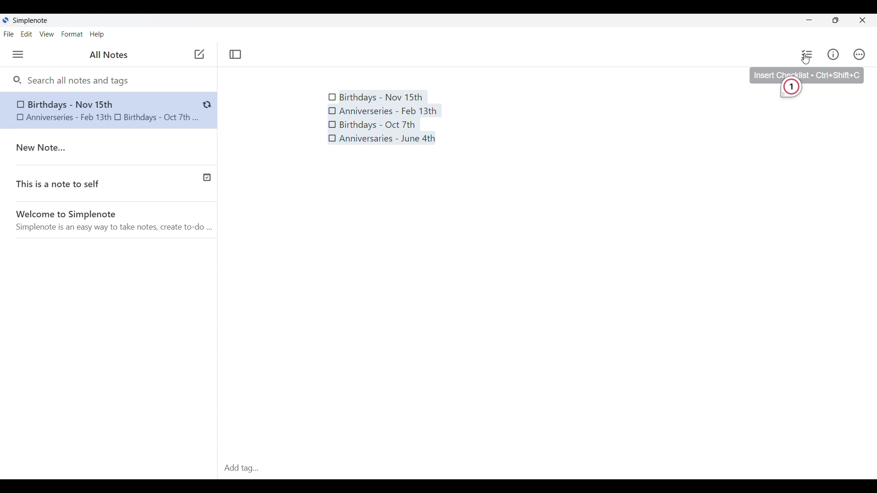  I want to click on Show interface in a smaller tab, so click(836, 20).